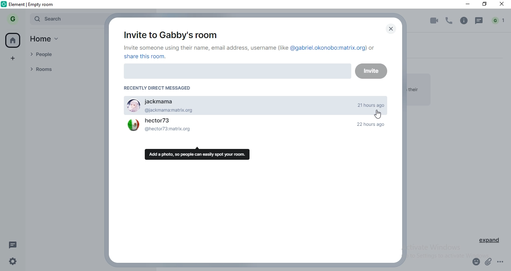  I want to click on input bar, so click(236, 73).